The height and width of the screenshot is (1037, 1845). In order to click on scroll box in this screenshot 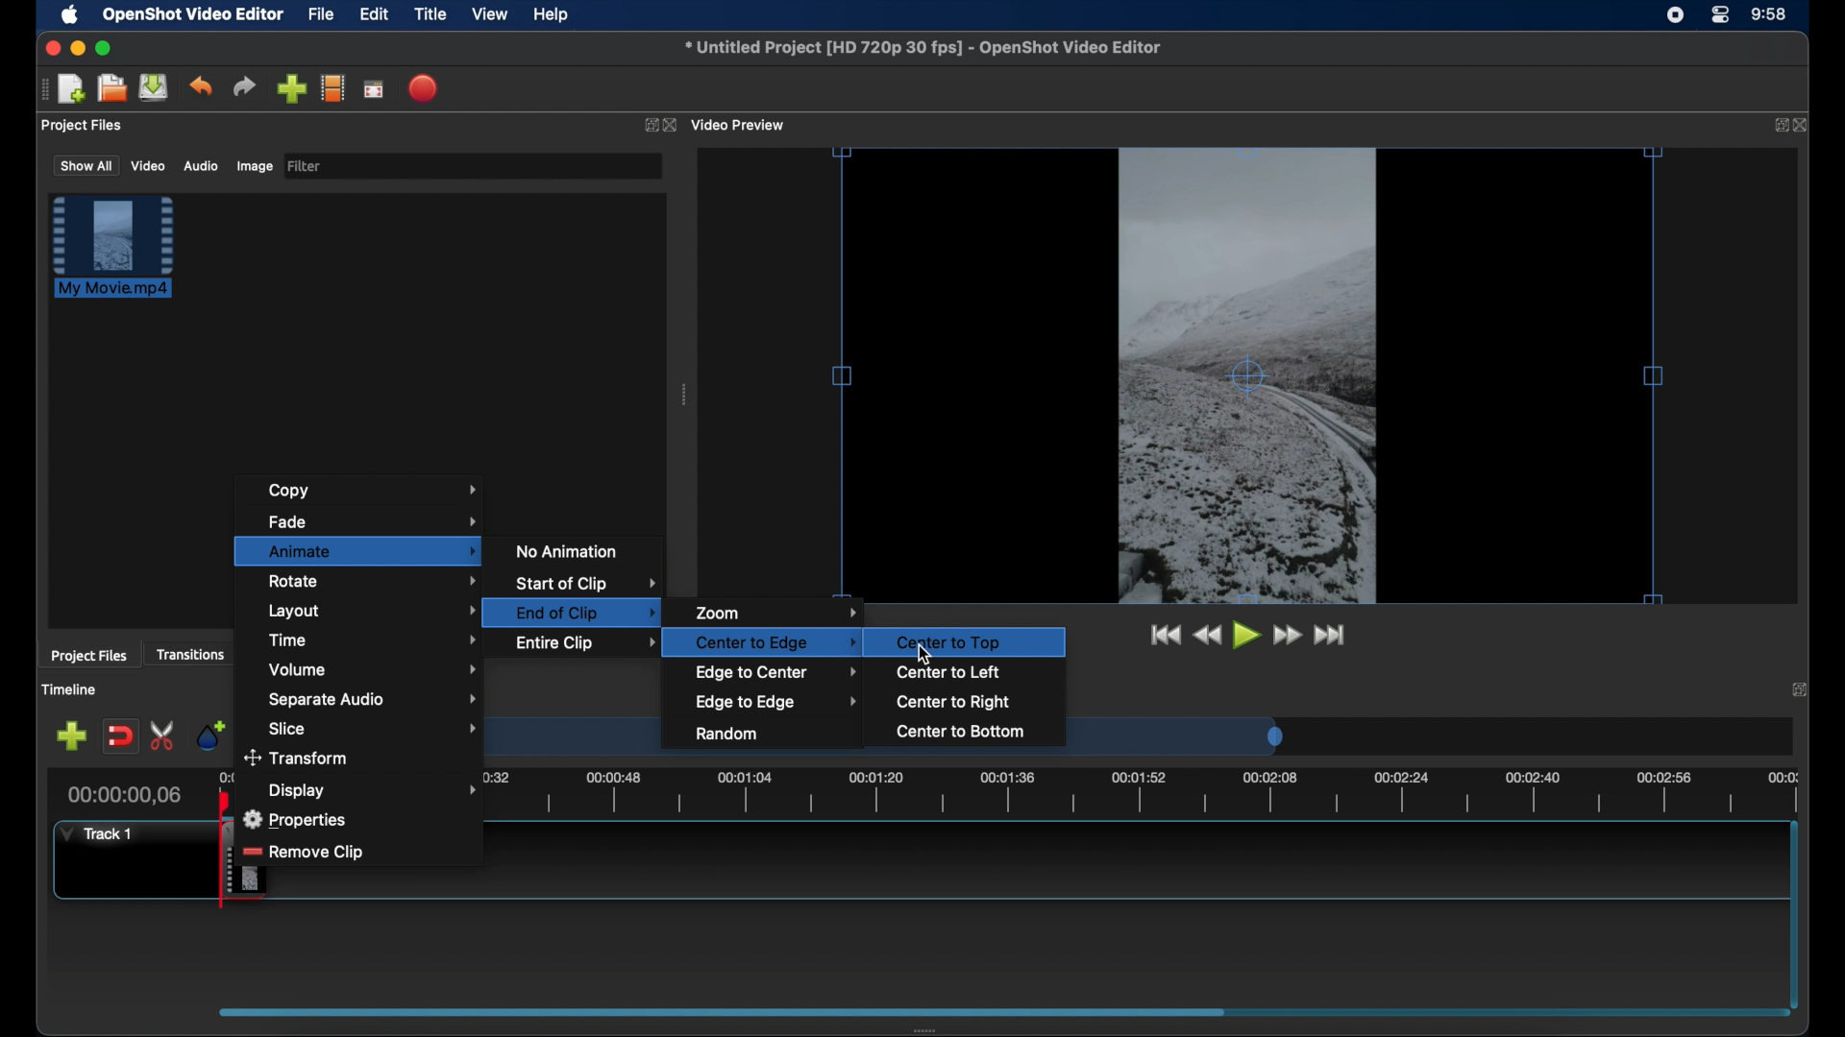, I will do `click(715, 1011)`.